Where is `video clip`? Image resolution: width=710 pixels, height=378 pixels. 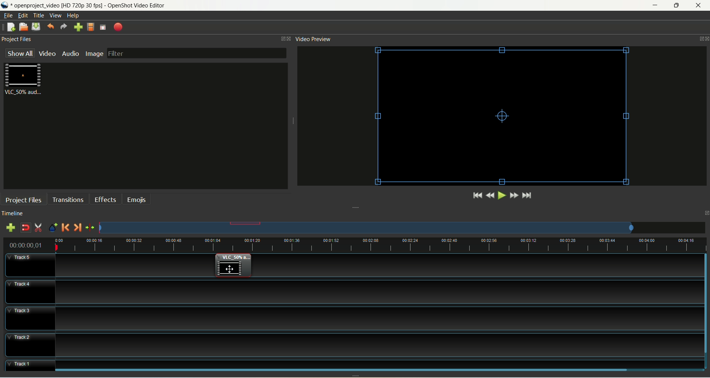
video clip is located at coordinates (25, 80).